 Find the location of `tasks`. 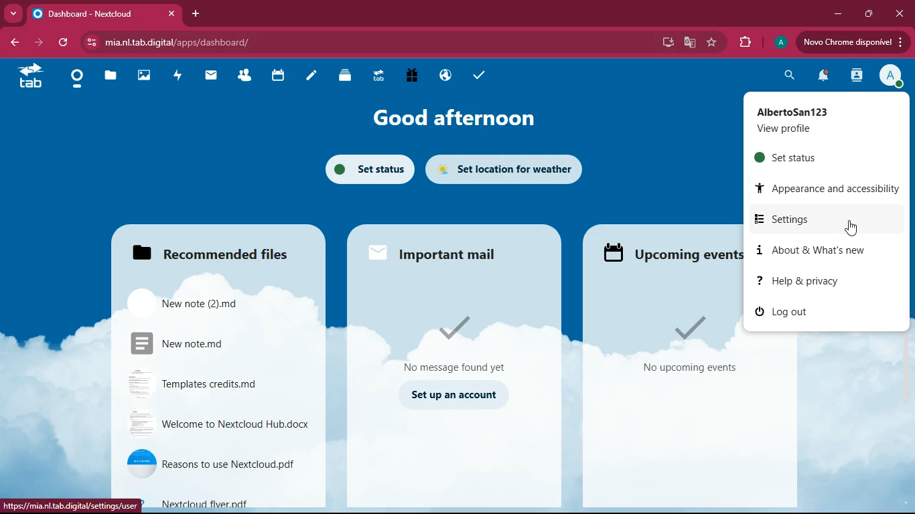

tasks is located at coordinates (475, 76).